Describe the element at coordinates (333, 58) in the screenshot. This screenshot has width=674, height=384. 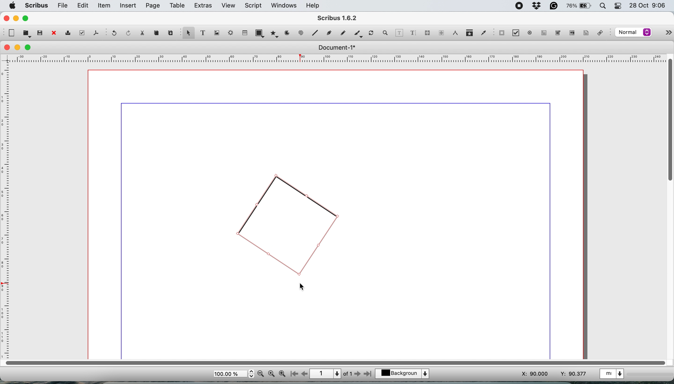
I see `horizontal scale` at that location.